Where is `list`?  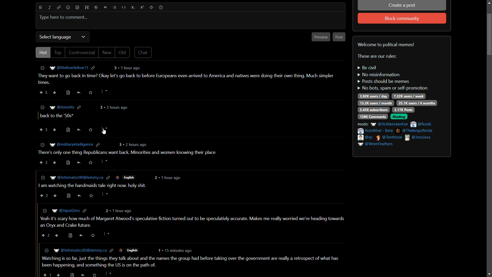
list is located at coordinates (114, 7).